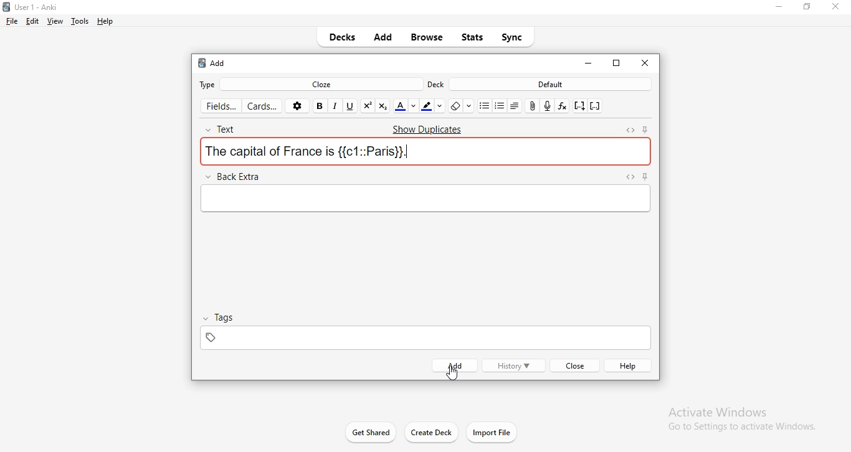 Image resolution: width=851 pixels, height=452 pixels. Describe the element at coordinates (346, 38) in the screenshot. I see `decks` at that location.